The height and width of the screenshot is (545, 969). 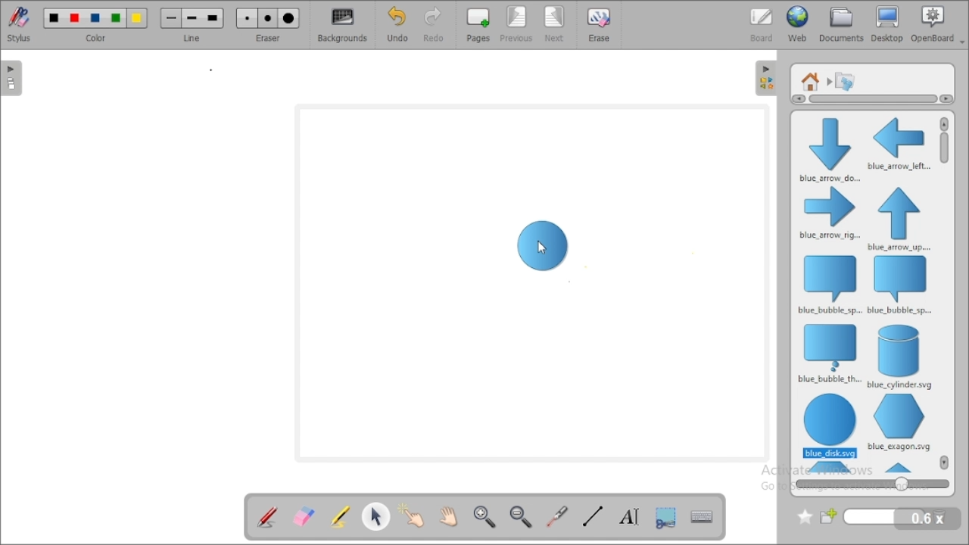 What do you see at coordinates (874, 517) in the screenshot?
I see `new folder` at bounding box center [874, 517].